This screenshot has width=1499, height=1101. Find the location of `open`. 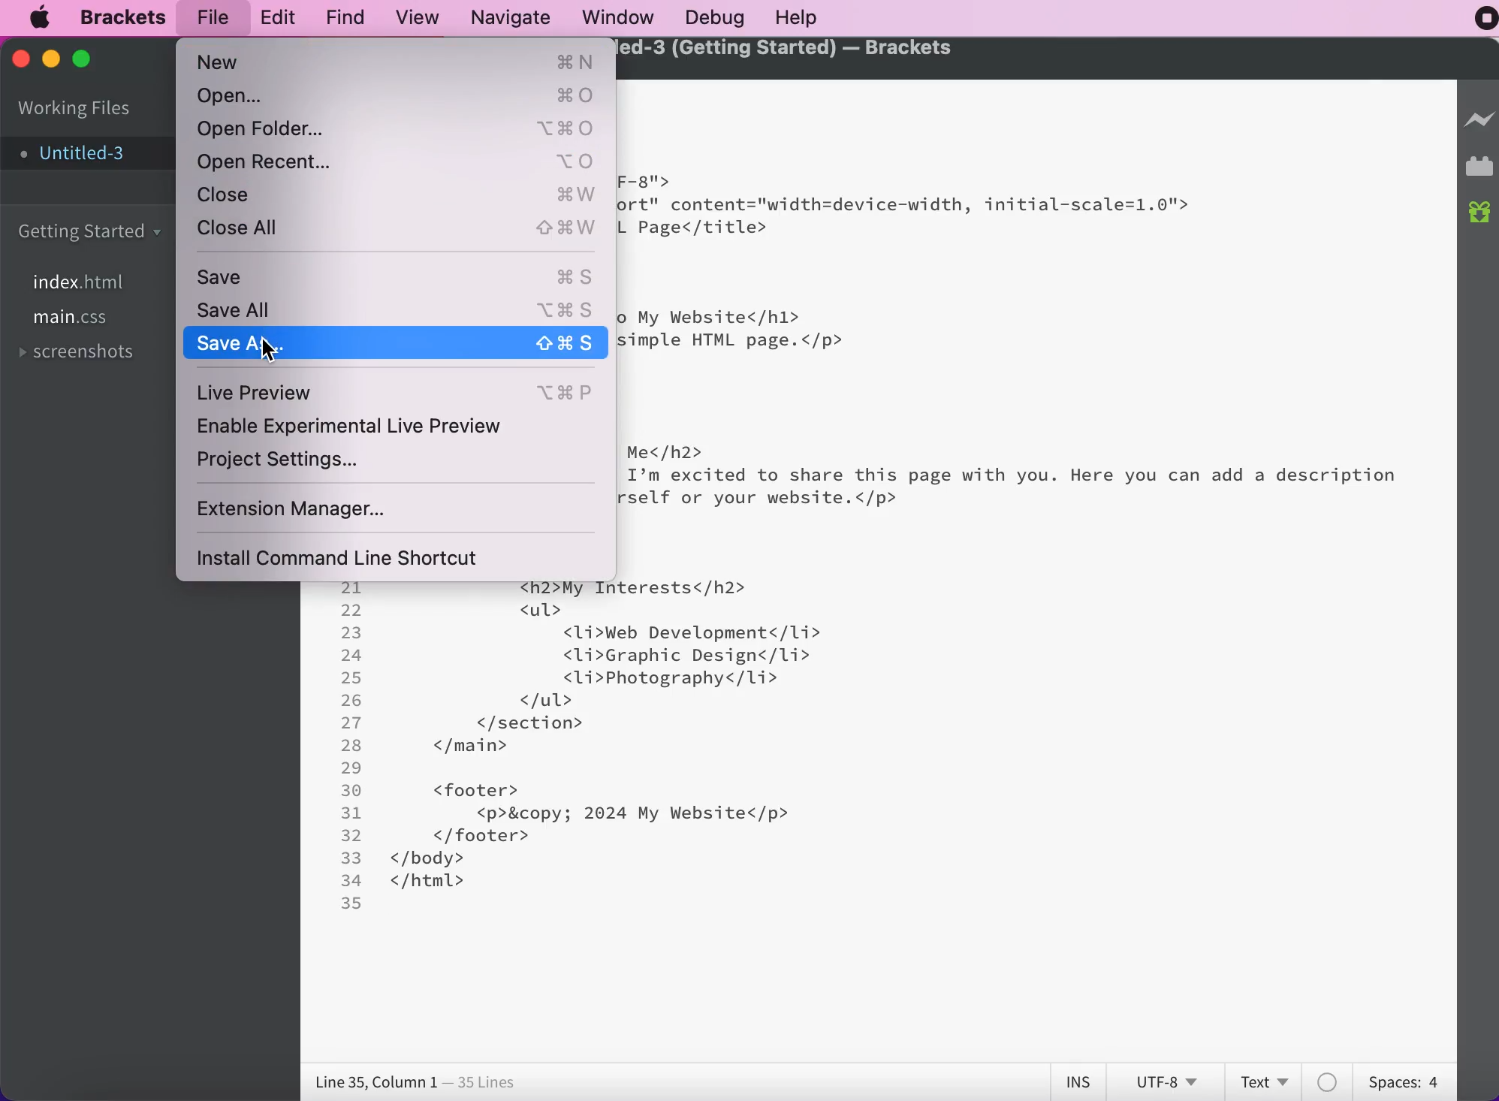

open is located at coordinates (398, 96).